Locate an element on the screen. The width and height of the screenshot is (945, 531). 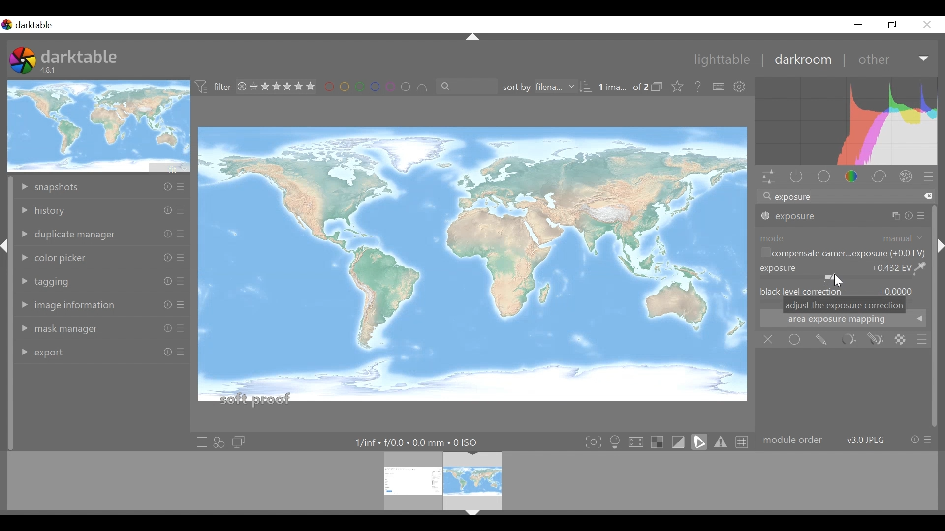
raster mask  is located at coordinates (900, 339).